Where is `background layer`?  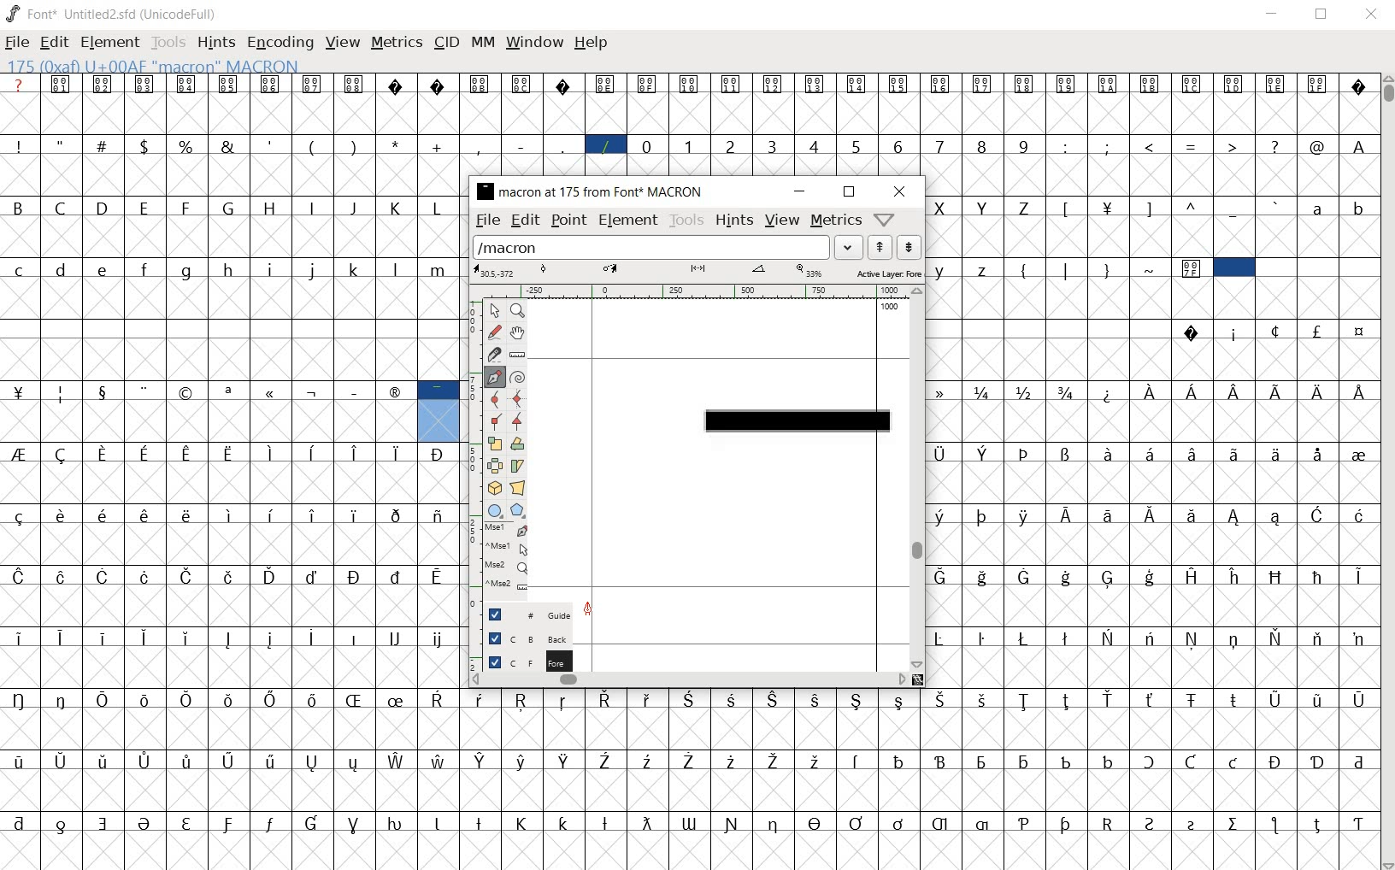 background layer is located at coordinates (528, 638).